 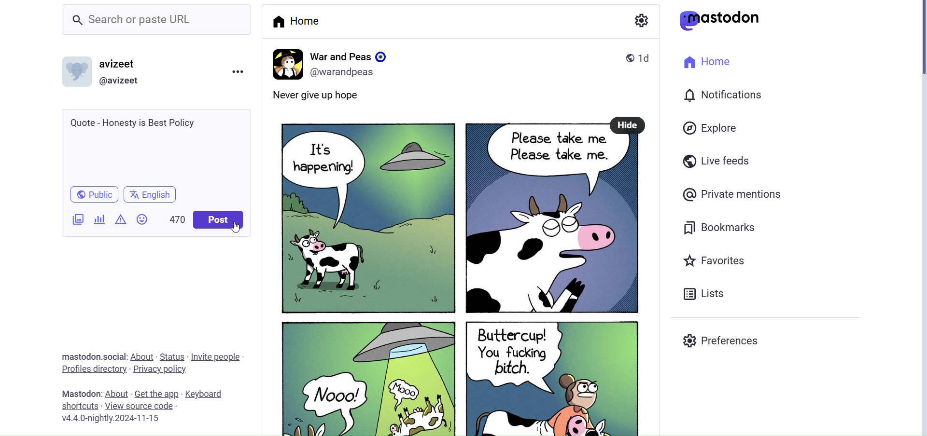 I want to click on avizeet, so click(x=119, y=63).